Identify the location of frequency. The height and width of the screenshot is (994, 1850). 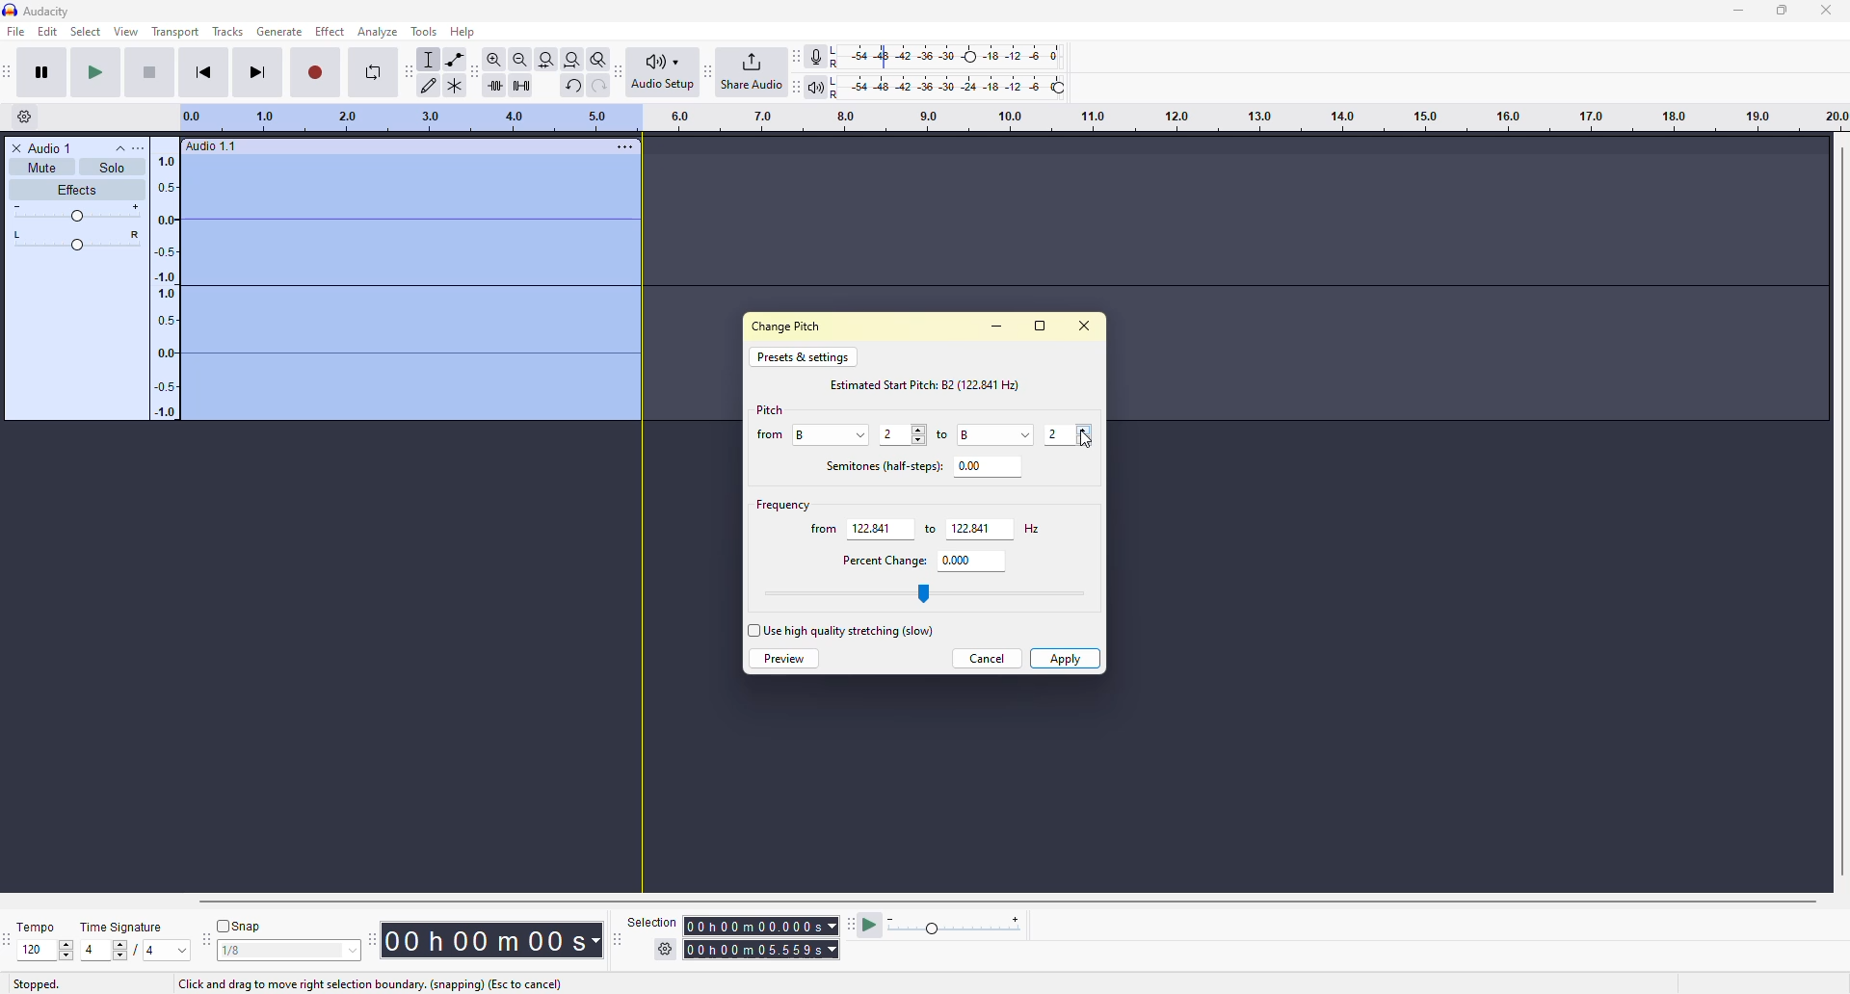
(780, 503).